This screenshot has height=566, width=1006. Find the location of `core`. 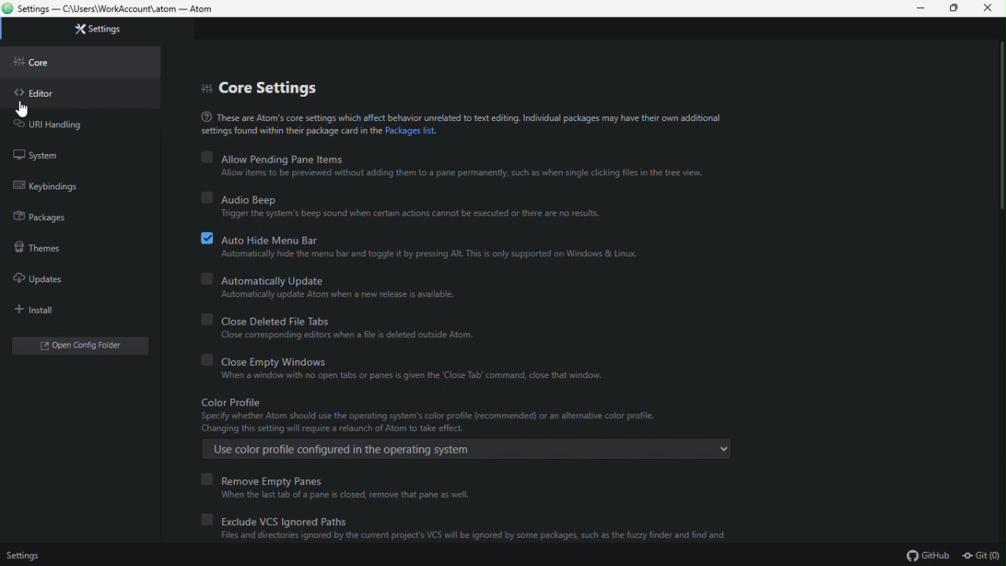

core is located at coordinates (40, 66).